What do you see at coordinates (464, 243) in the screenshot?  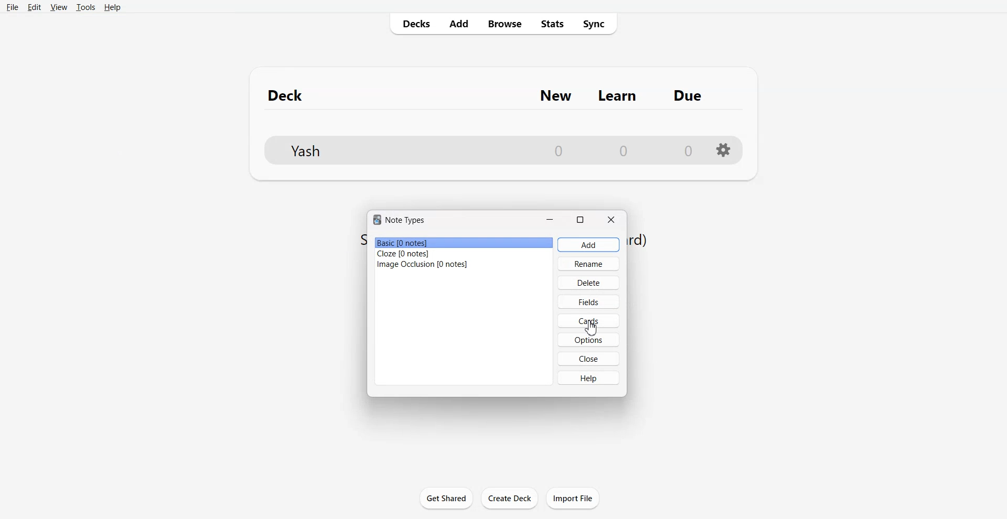 I see `Basic` at bounding box center [464, 243].